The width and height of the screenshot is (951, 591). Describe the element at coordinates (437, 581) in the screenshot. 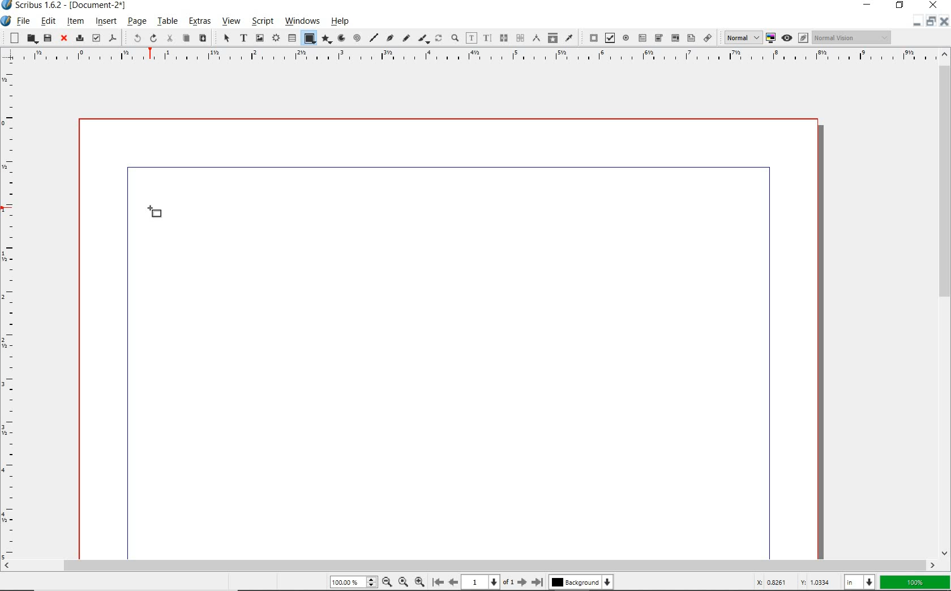

I see `move to first` at that location.